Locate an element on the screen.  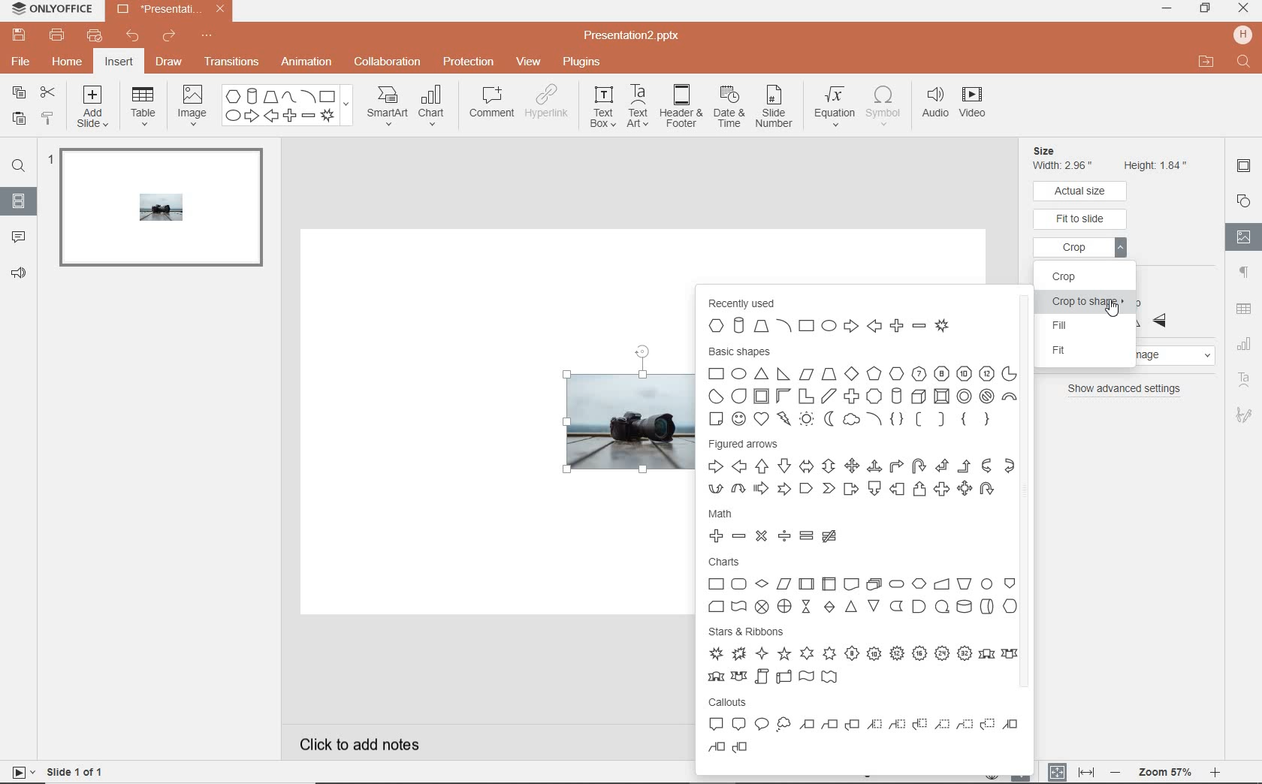
animation is located at coordinates (307, 62).